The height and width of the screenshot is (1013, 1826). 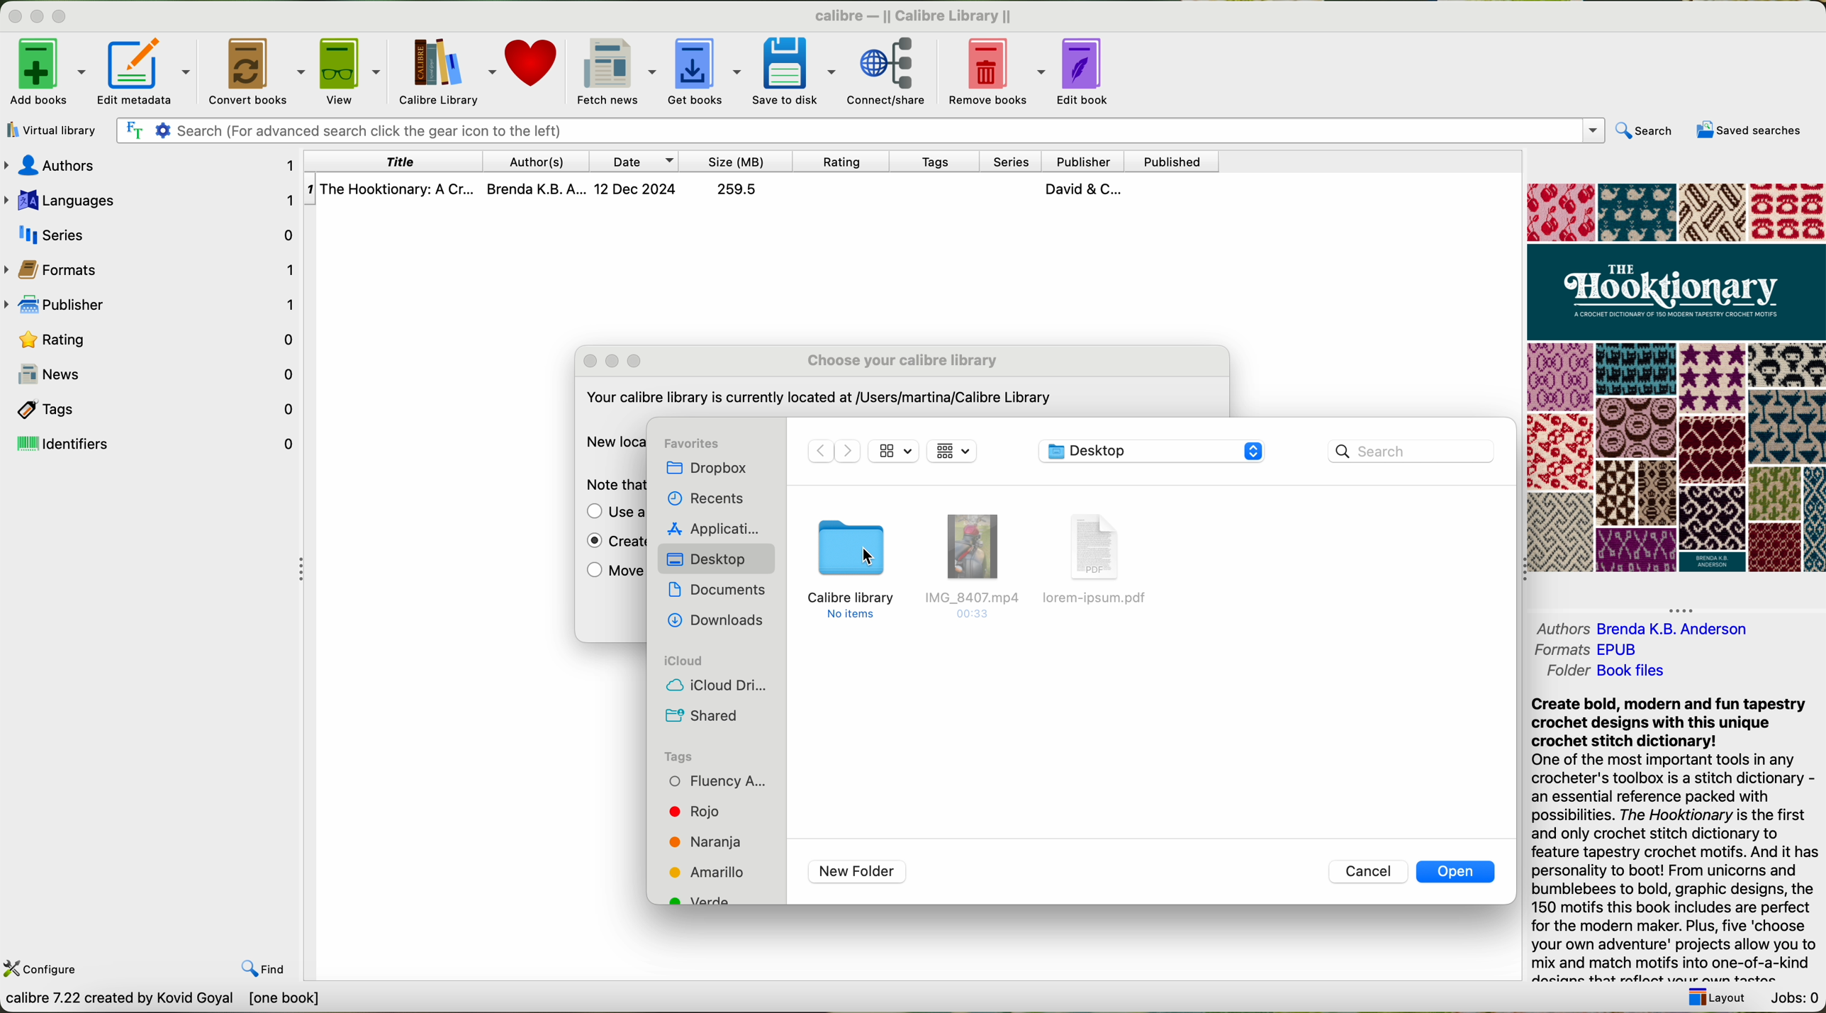 I want to click on authors Brenda K. B. Andreson, so click(x=1641, y=629).